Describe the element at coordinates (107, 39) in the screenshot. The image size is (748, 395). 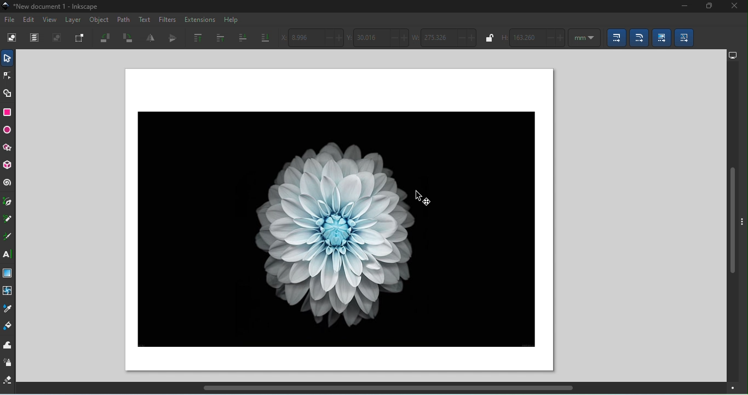
I see `Object rotate 90 CCW` at that location.